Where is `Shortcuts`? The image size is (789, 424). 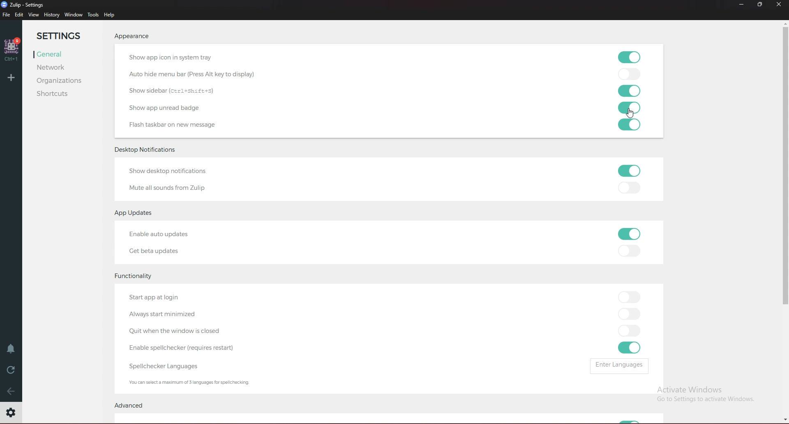 Shortcuts is located at coordinates (62, 93).